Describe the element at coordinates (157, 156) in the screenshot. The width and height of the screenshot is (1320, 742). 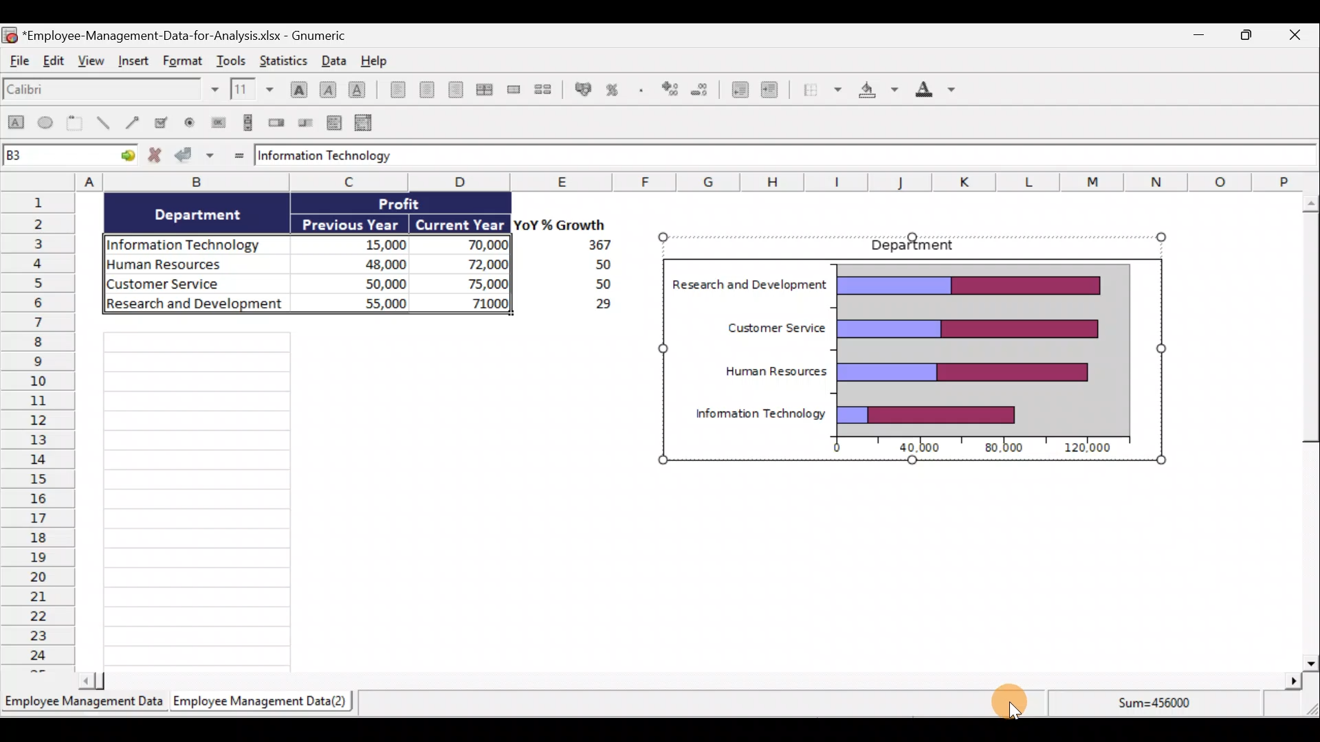
I see `Cancel change` at that location.